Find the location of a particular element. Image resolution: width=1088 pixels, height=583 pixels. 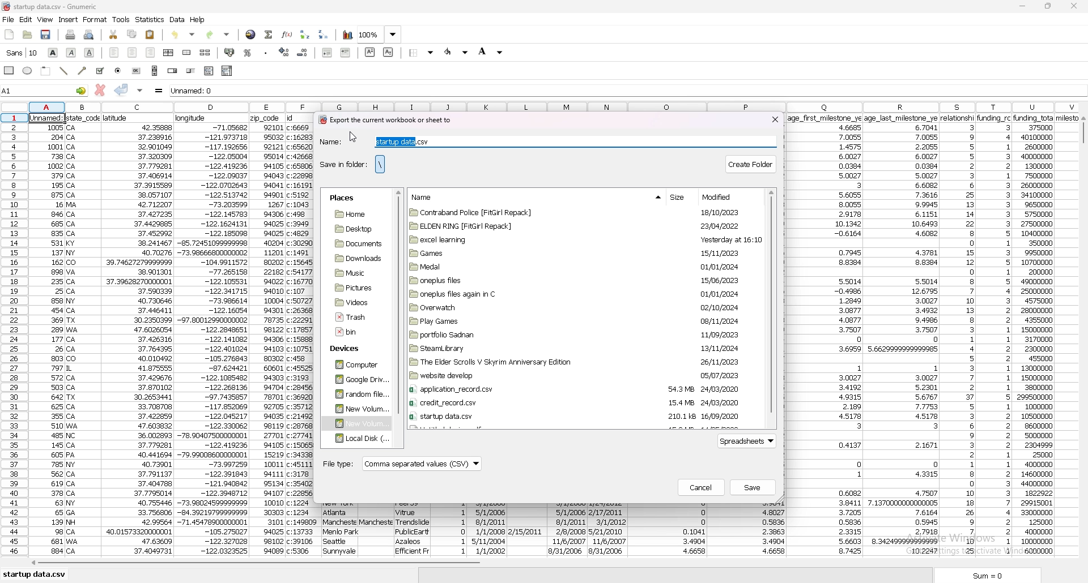

scroll bar is located at coordinates (155, 71).